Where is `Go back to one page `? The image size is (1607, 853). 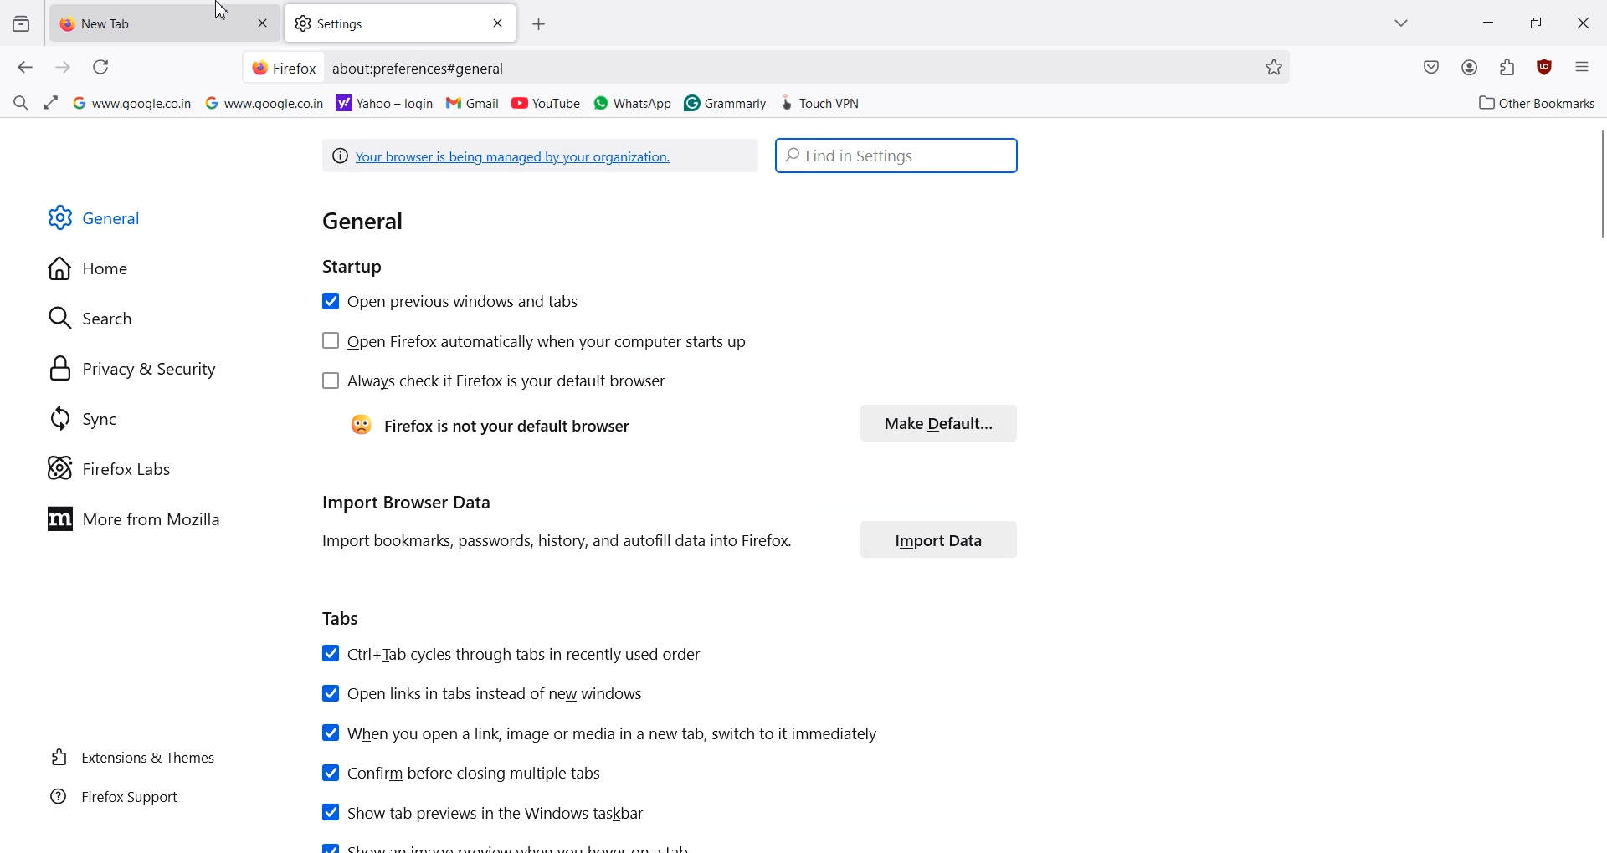 Go back to one page  is located at coordinates (26, 68).